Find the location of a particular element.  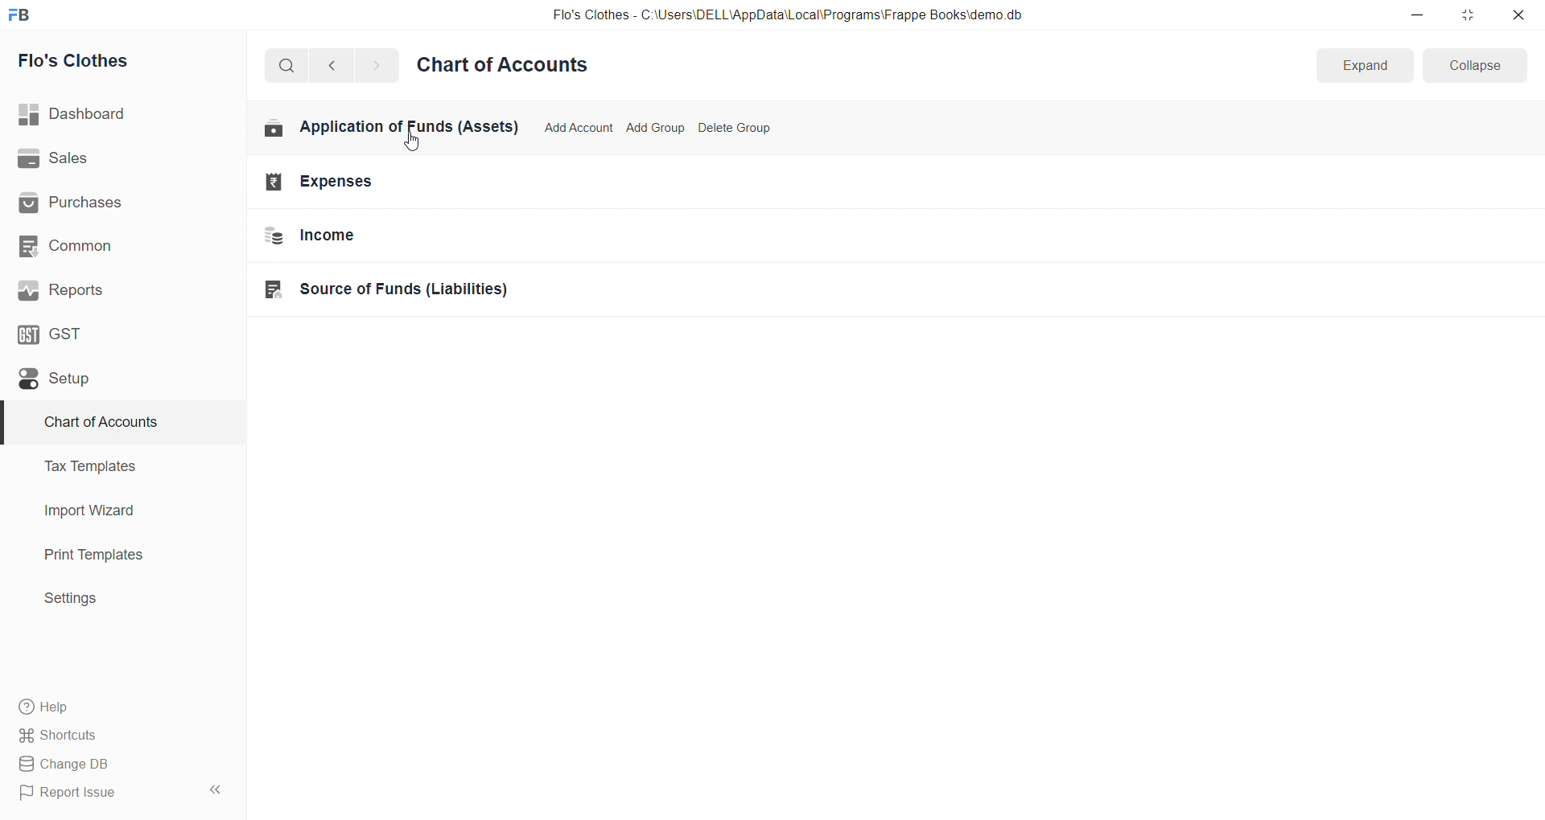

GST is located at coordinates (112, 333).